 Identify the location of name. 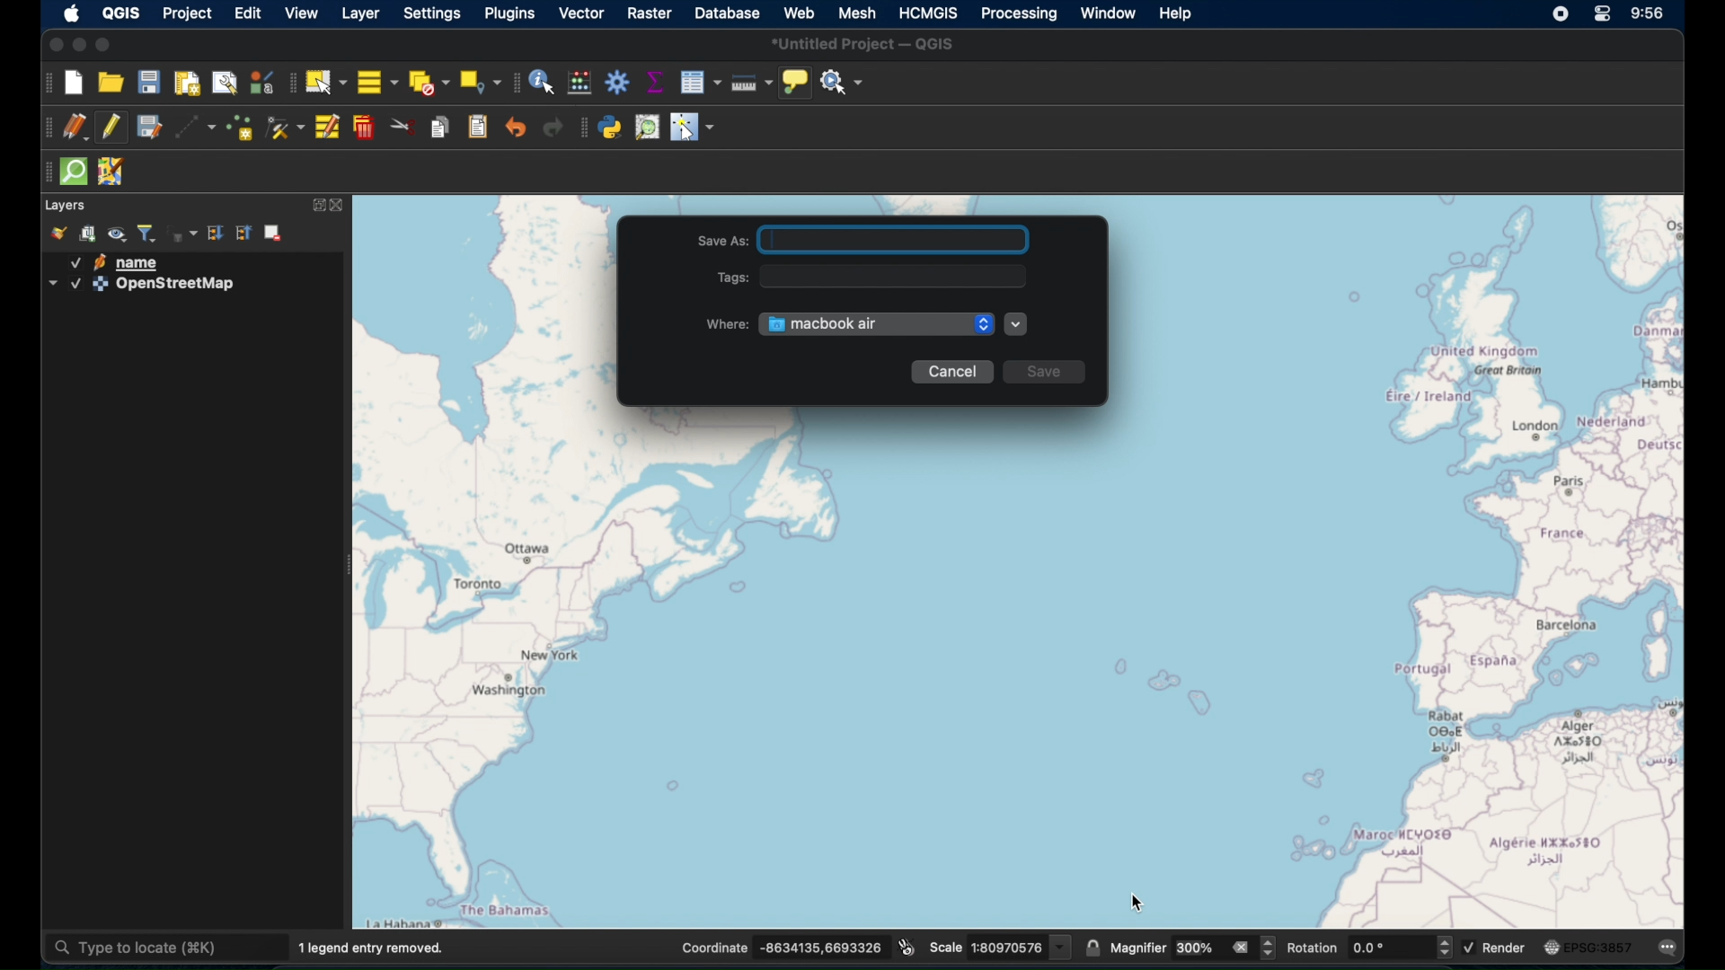
(122, 262).